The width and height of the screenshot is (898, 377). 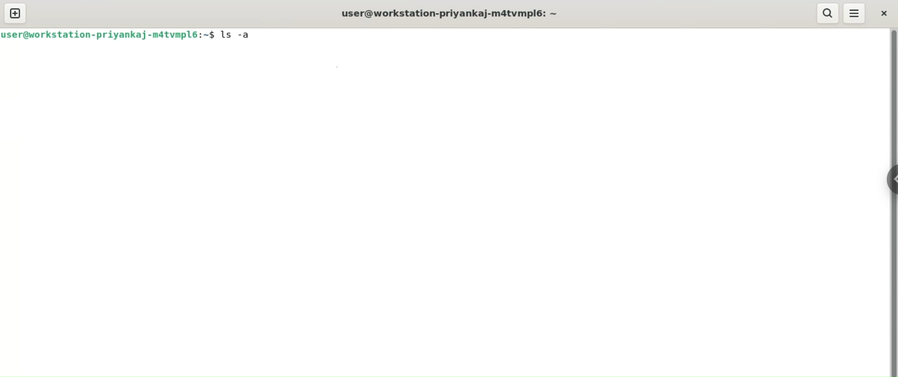 I want to click on search, so click(x=828, y=13).